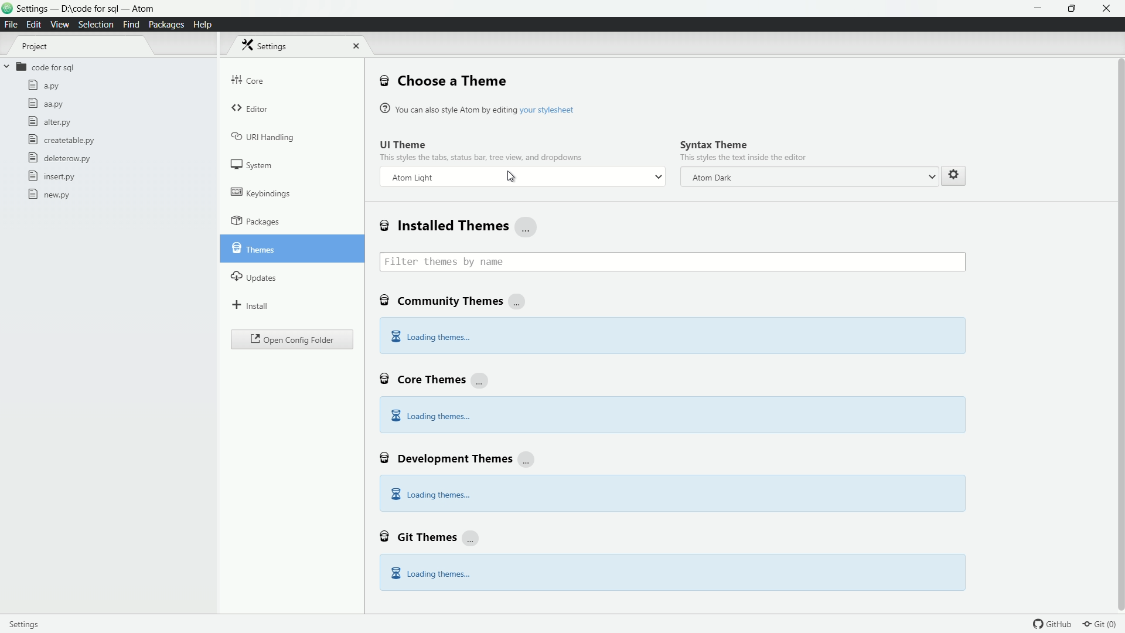 Image resolution: width=1125 pixels, height=633 pixels. Describe the element at coordinates (59, 158) in the screenshot. I see `deleterow.py file` at that location.